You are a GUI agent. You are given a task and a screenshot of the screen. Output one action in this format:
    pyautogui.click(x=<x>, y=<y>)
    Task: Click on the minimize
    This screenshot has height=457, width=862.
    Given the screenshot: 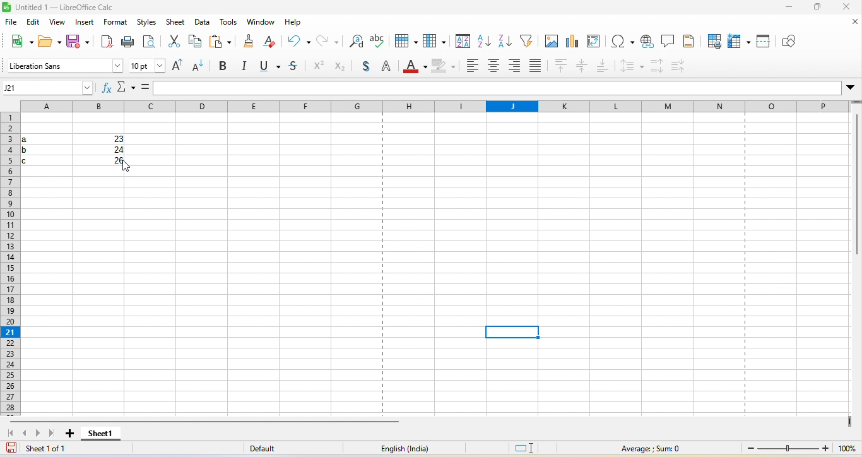 What is the action you would take?
    pyautogui.click(x=785, y=8)
    